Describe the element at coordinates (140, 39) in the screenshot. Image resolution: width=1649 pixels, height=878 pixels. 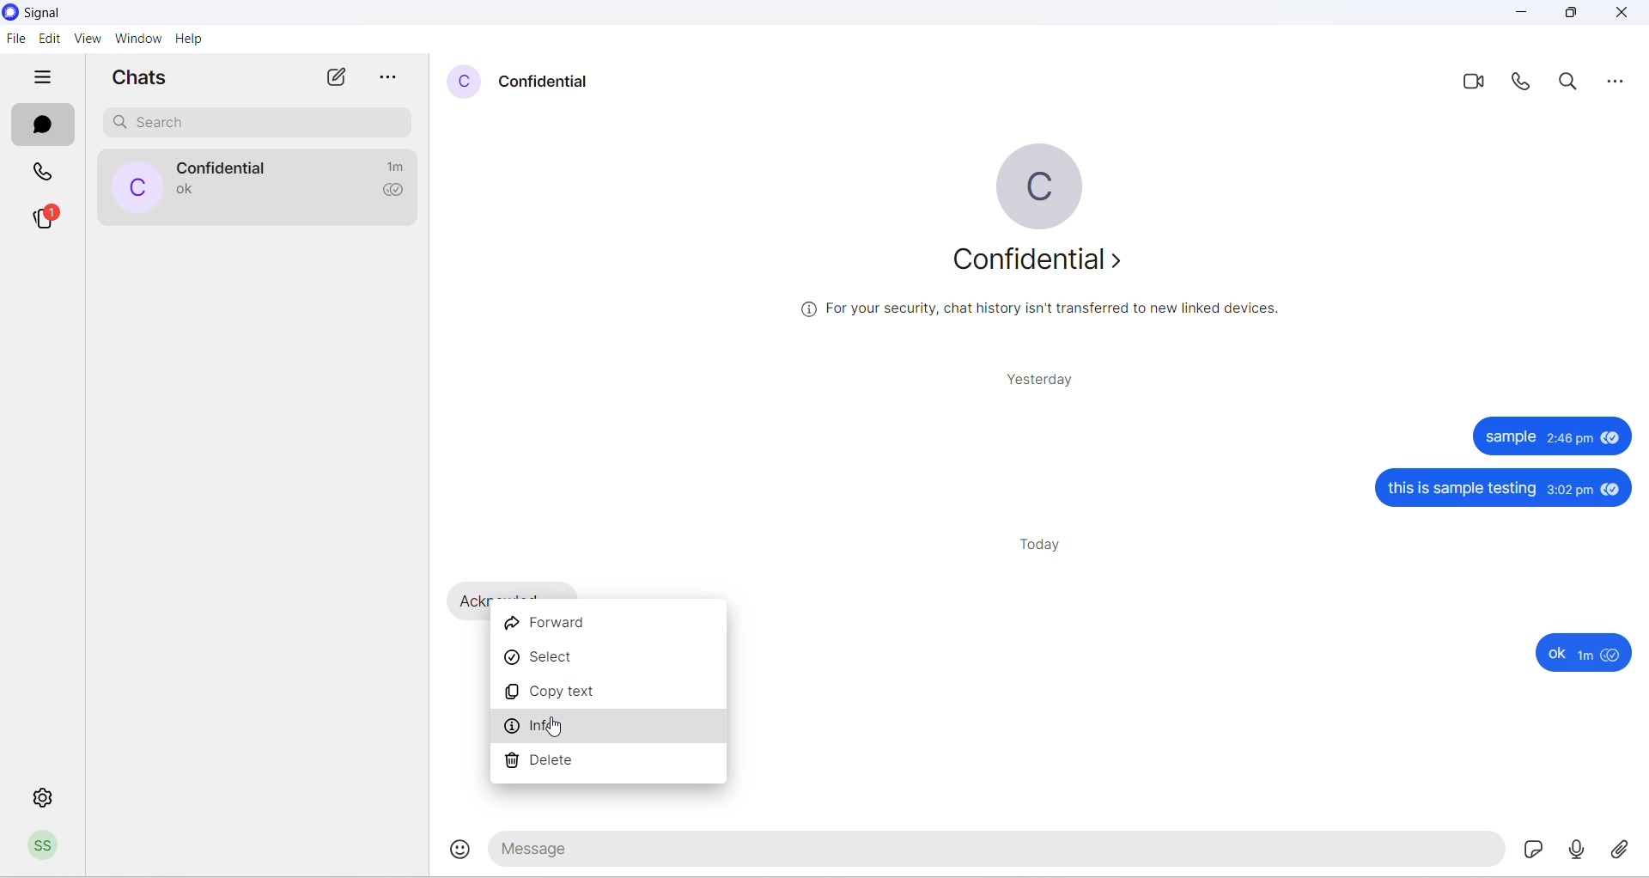
I see `window` at that location.